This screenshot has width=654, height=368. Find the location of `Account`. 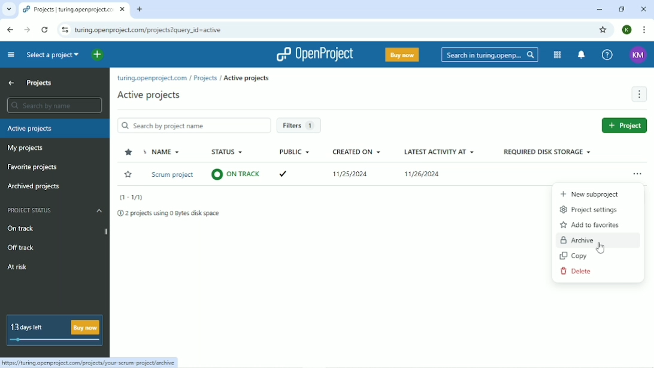

Account is located at coordinates (626, 30).